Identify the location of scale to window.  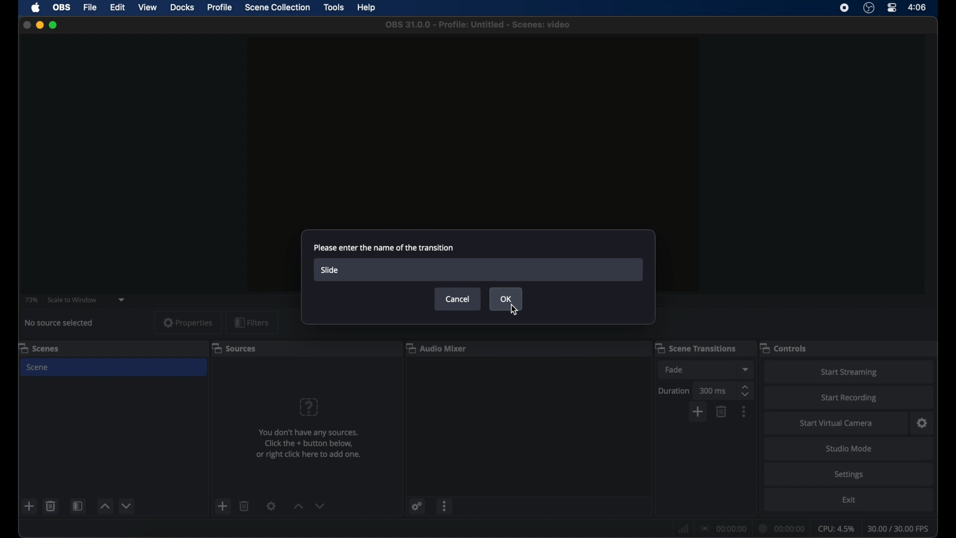
(72, 299).